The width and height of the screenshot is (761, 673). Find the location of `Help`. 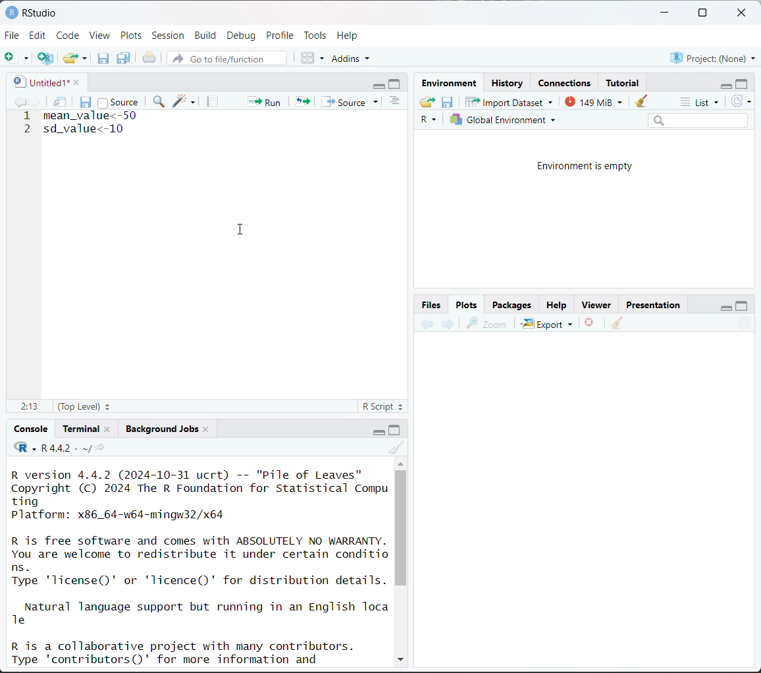

Help is located at coordinates (556, 306).